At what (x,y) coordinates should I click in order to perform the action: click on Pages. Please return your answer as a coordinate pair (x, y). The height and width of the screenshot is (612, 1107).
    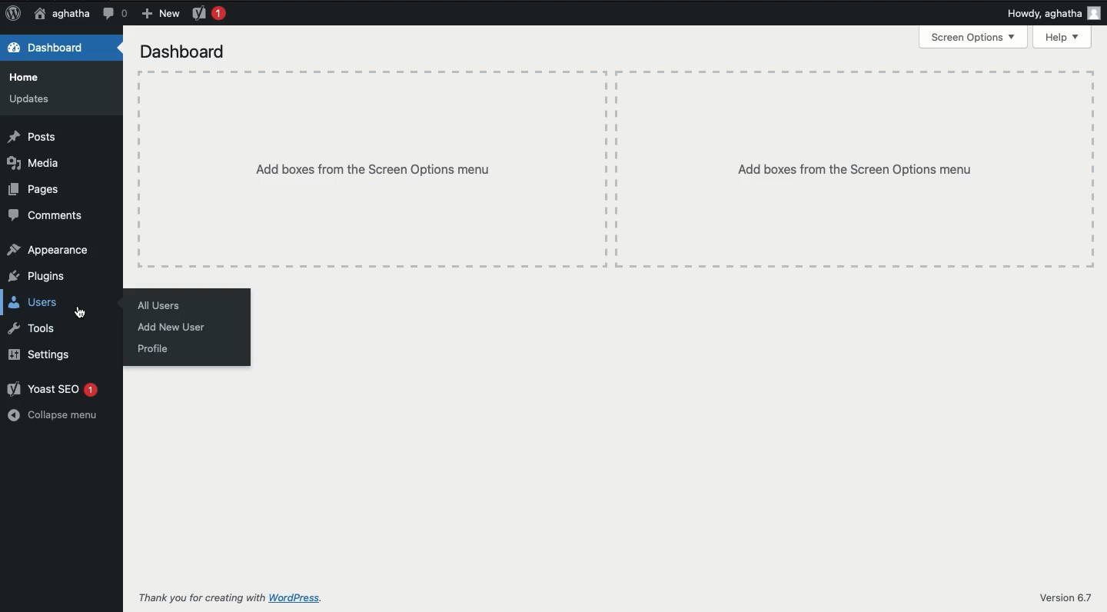
    Looking at the image, I should click on (34, 188).